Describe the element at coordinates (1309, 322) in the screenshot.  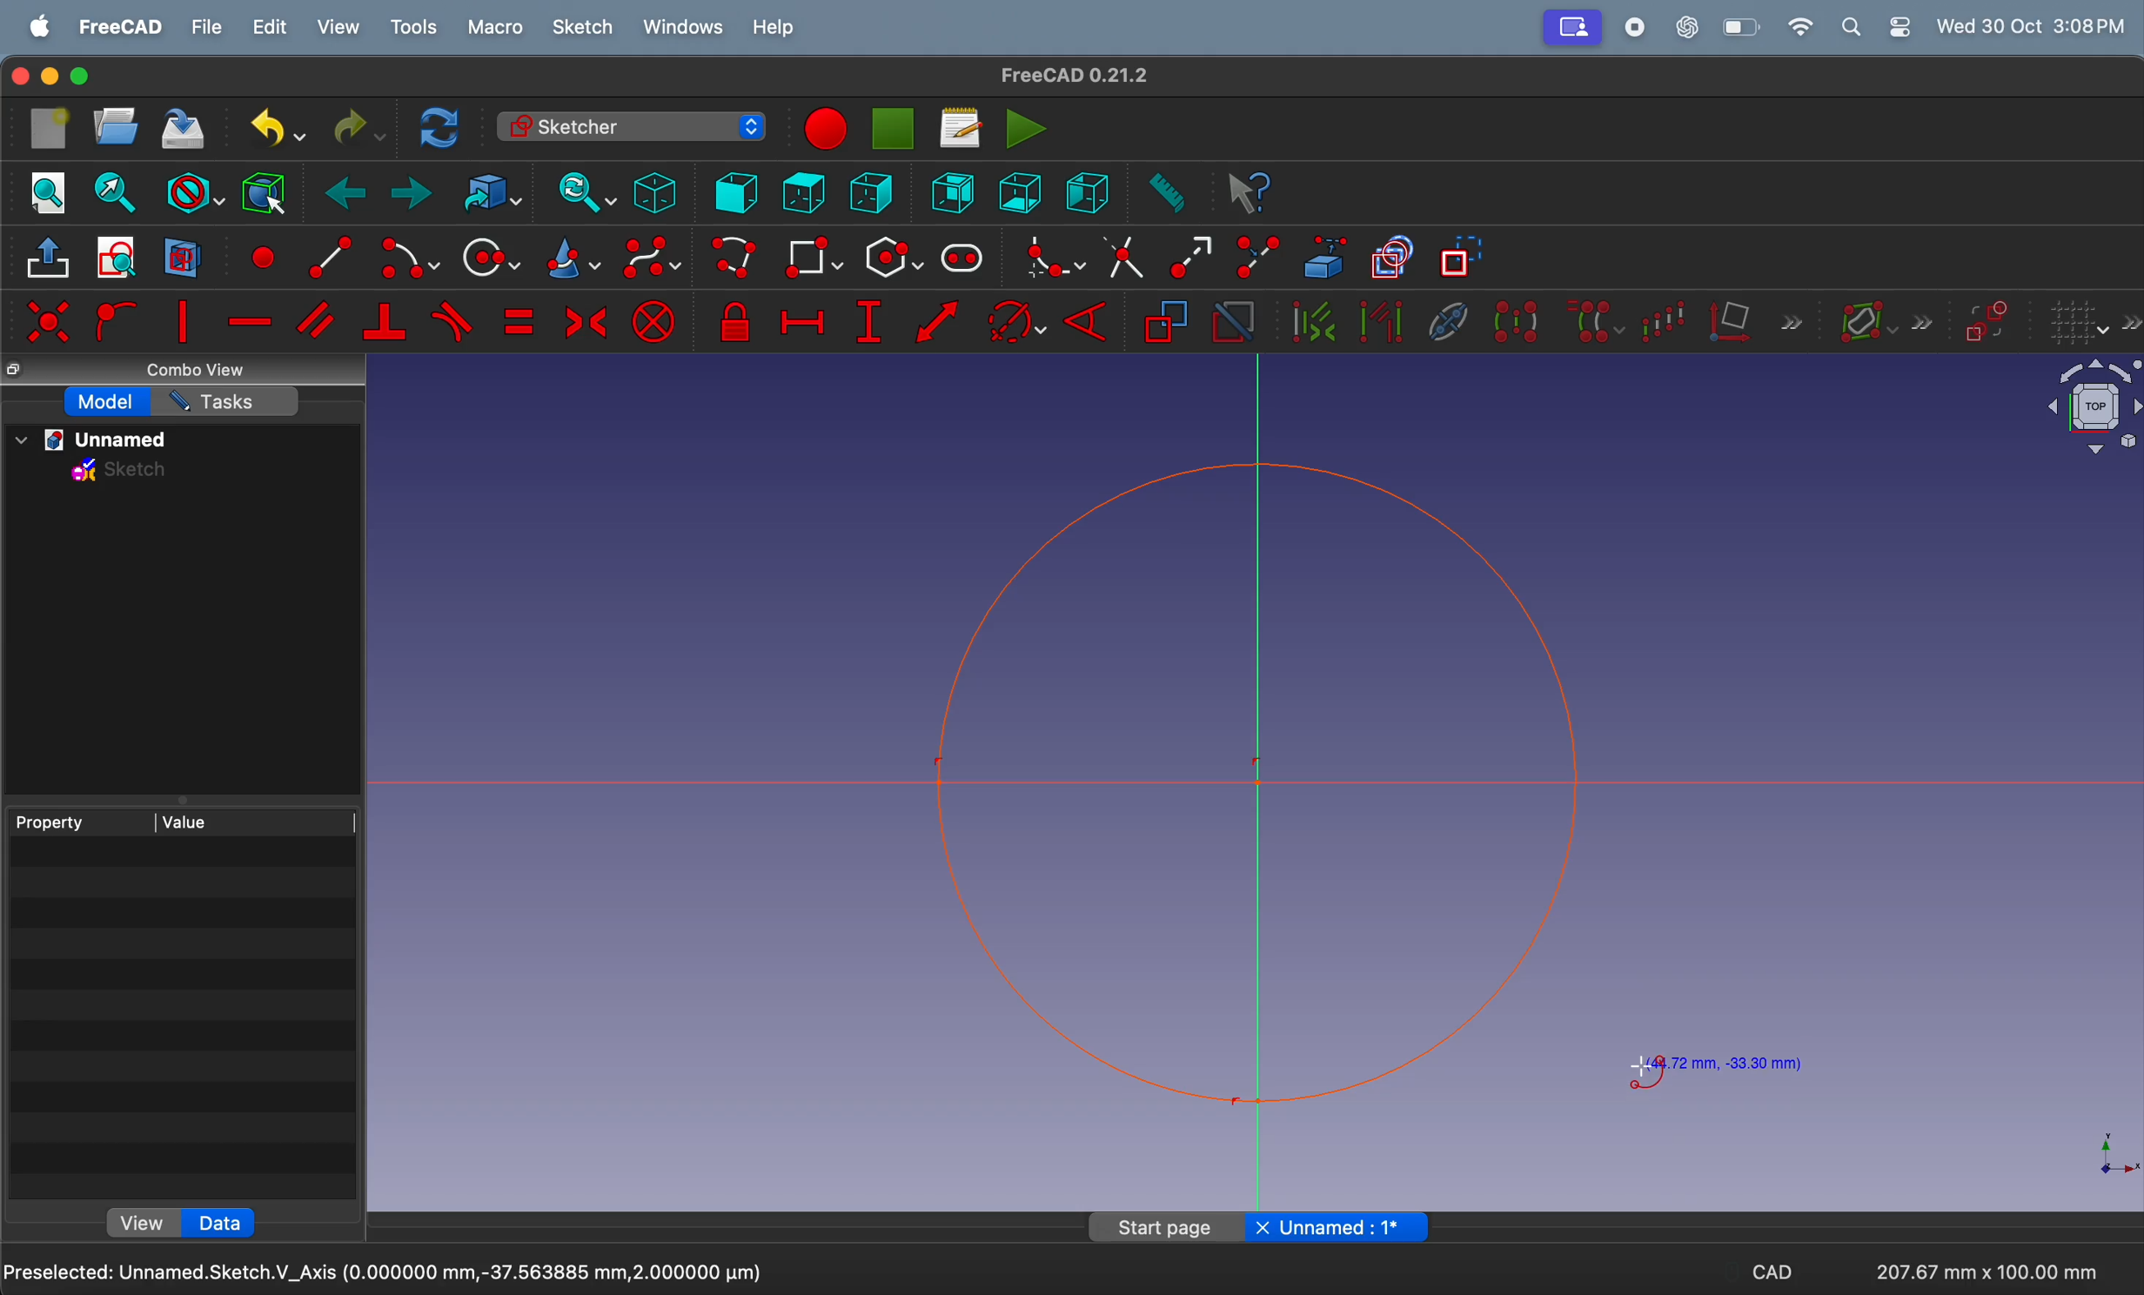
I see `select associated contrsaints` at that location.